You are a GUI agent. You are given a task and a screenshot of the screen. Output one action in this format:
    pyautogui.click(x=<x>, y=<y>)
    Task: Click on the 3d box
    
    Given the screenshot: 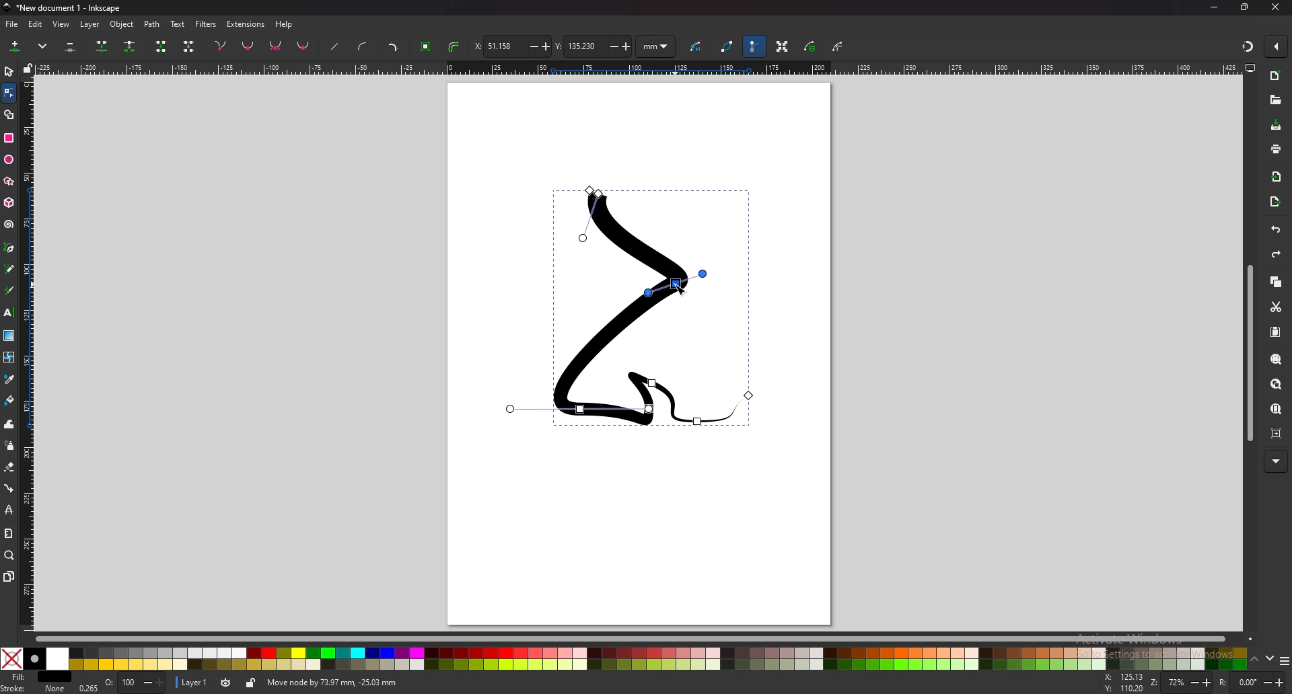 What is the action you would take?
    pyautogui.click(x=9, y=202)
    